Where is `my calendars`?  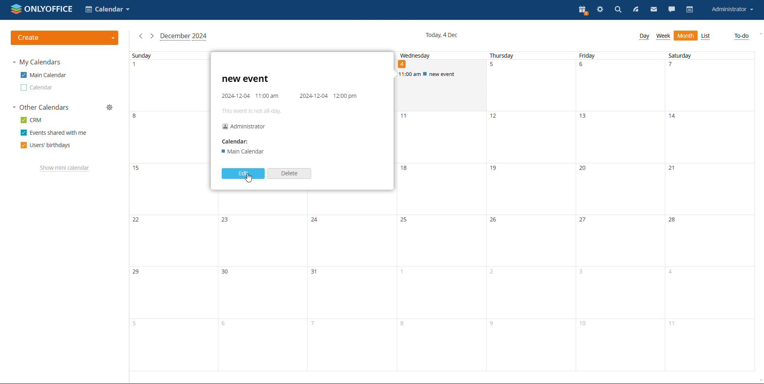
my calendars is located at coordinates (37, 62).